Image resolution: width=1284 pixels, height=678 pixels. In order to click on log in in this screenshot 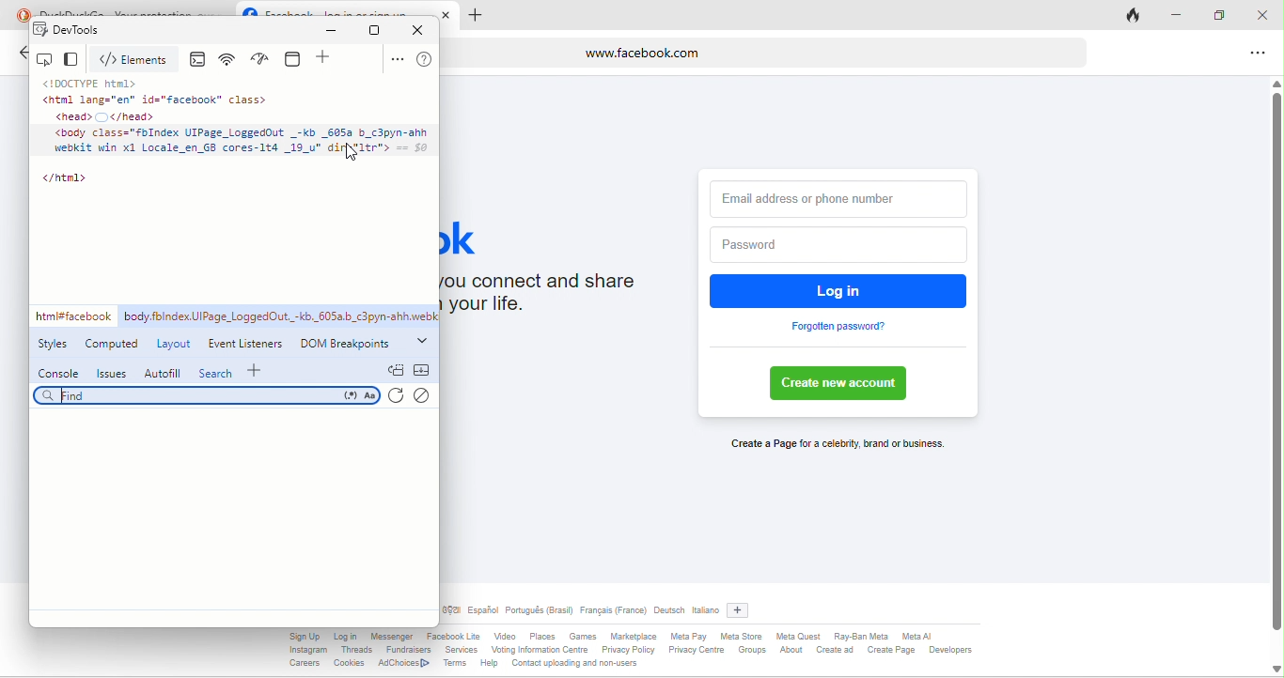, I will do `click(840, 290)`.